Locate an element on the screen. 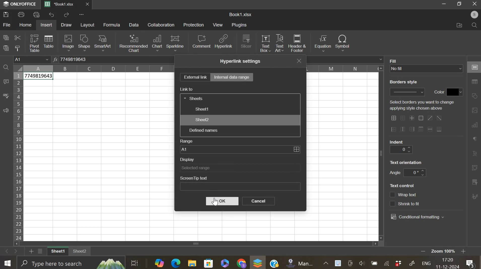 The height and width of the screenshot is (269, 481). spelling is located at coordinates (6, 96).